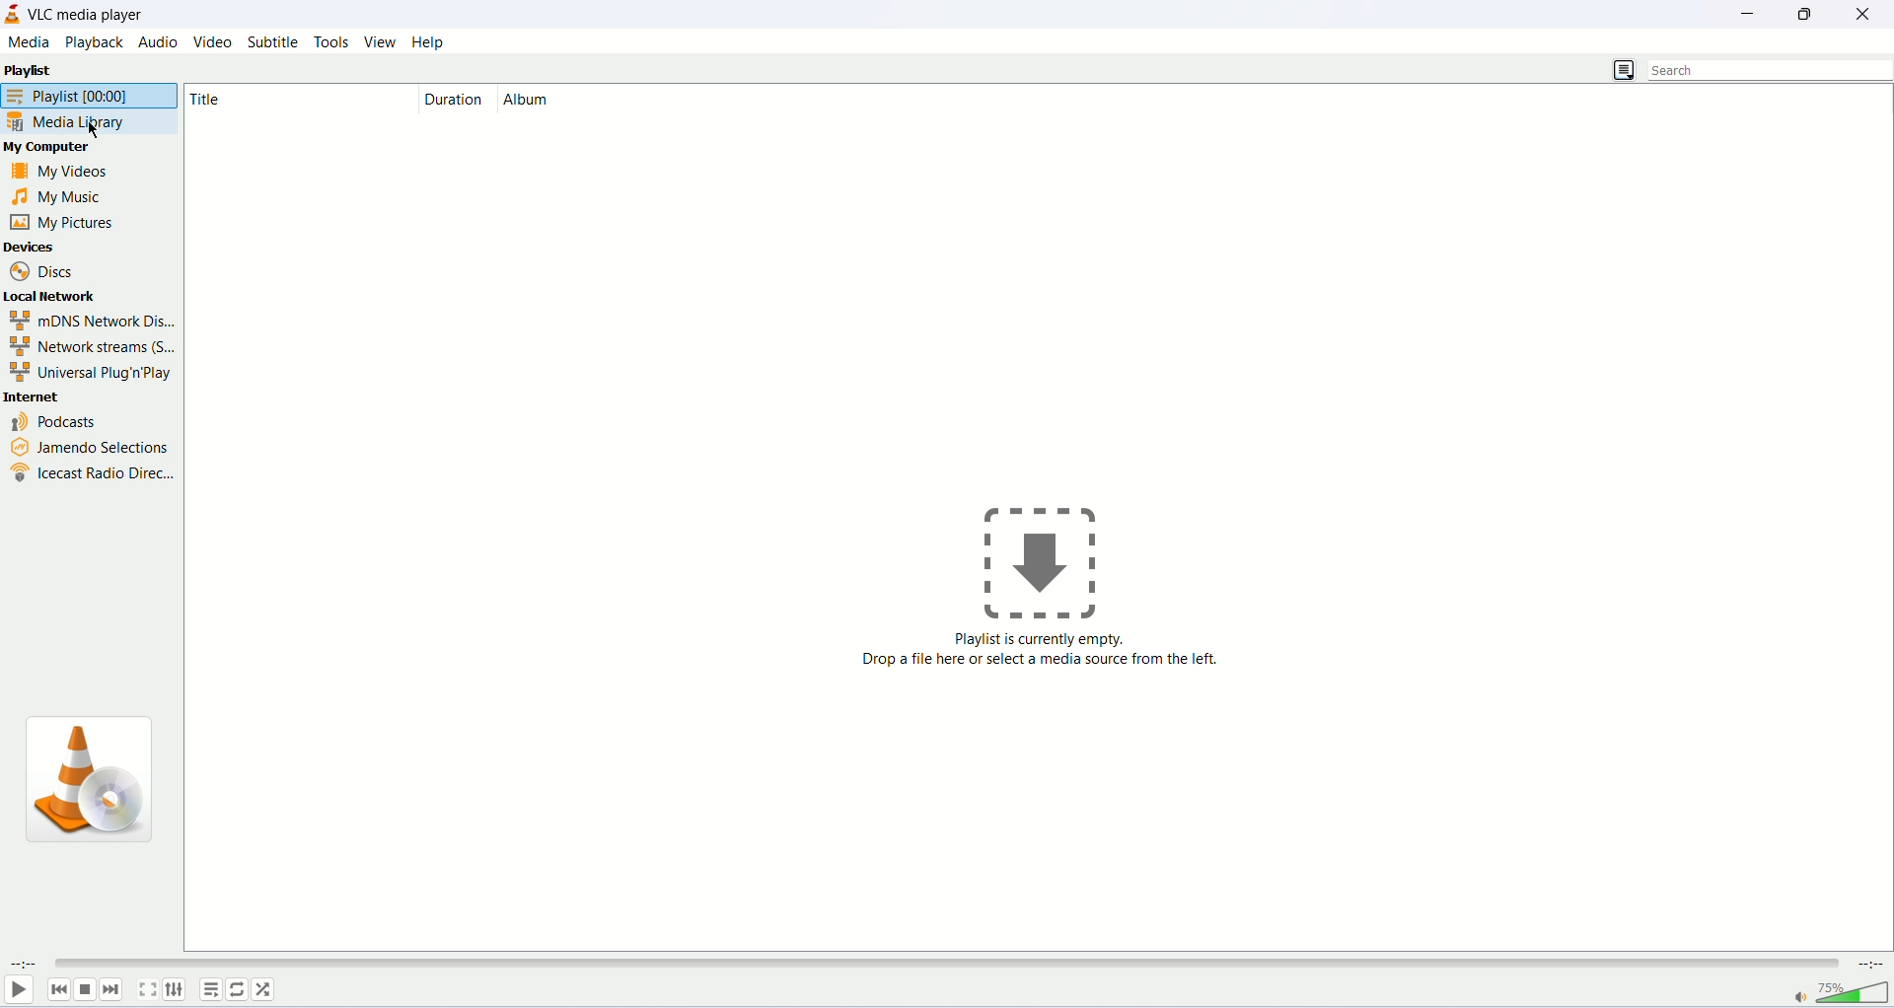 The image size is (1894, 1008). I want to click on jamendo selections, so click(85, 443).